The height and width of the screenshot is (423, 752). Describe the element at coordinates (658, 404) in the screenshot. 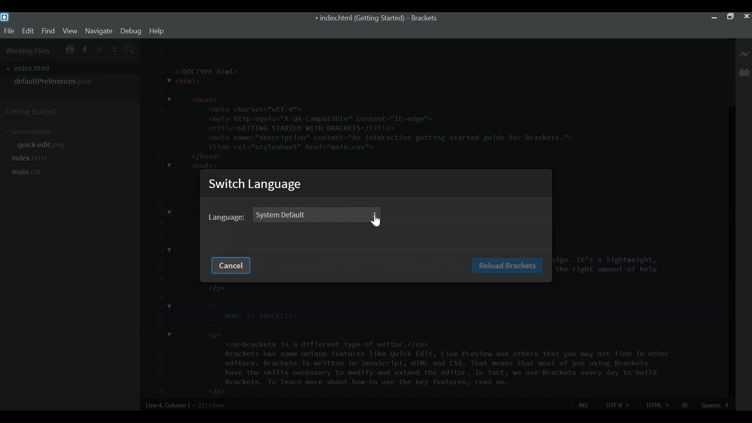

I see `HTML` at that location.